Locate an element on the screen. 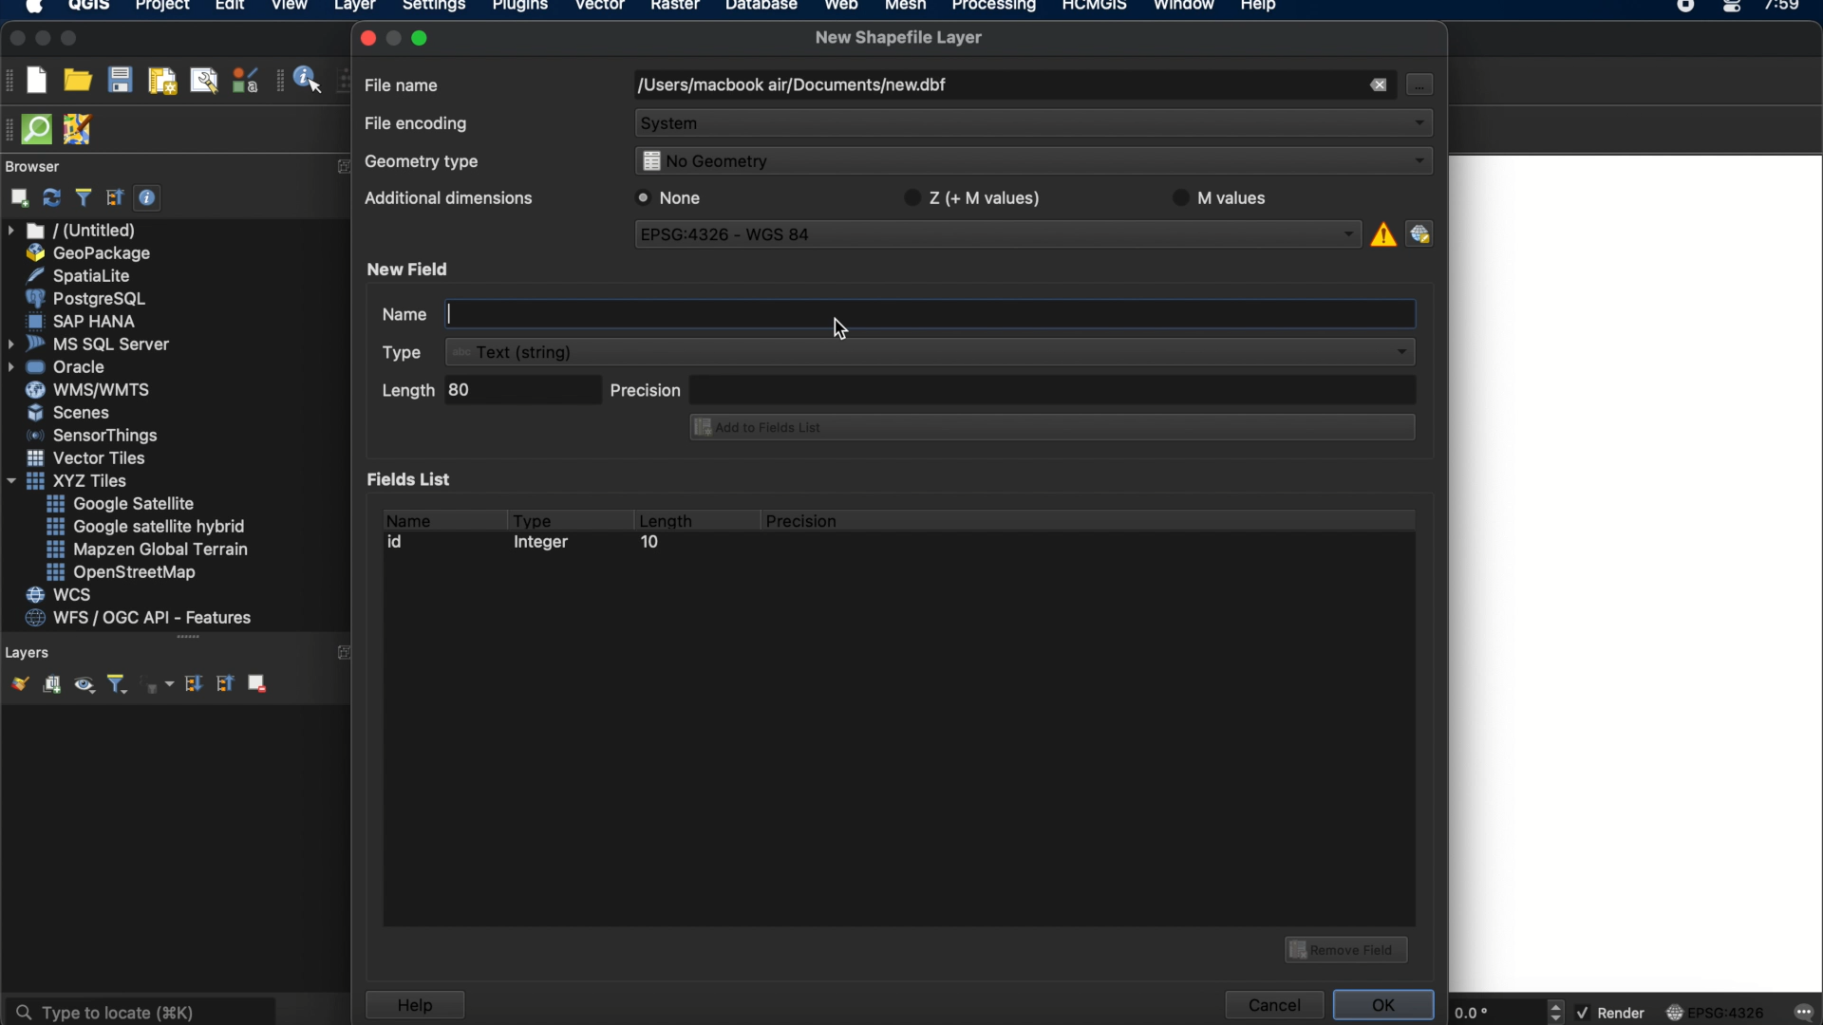 This screenshot has height=1025, width=1823. help is located at coordinates (414, 1005).